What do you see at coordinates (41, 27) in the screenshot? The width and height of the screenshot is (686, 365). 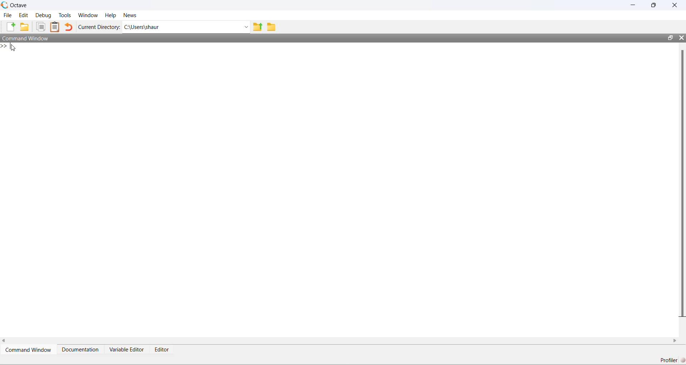 I see `Copy` at bounding box center [41, 27].